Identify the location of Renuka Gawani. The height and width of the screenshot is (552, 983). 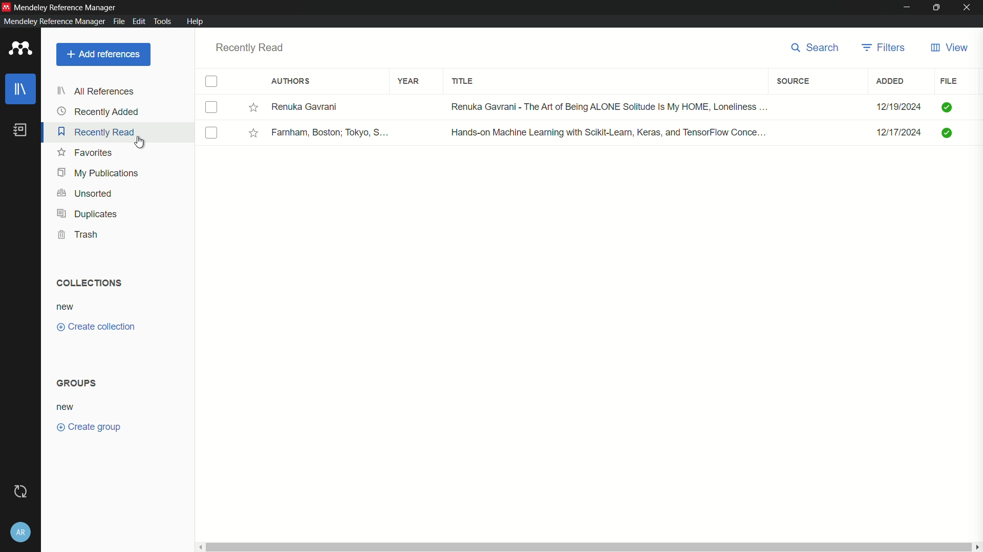
(322, 107).